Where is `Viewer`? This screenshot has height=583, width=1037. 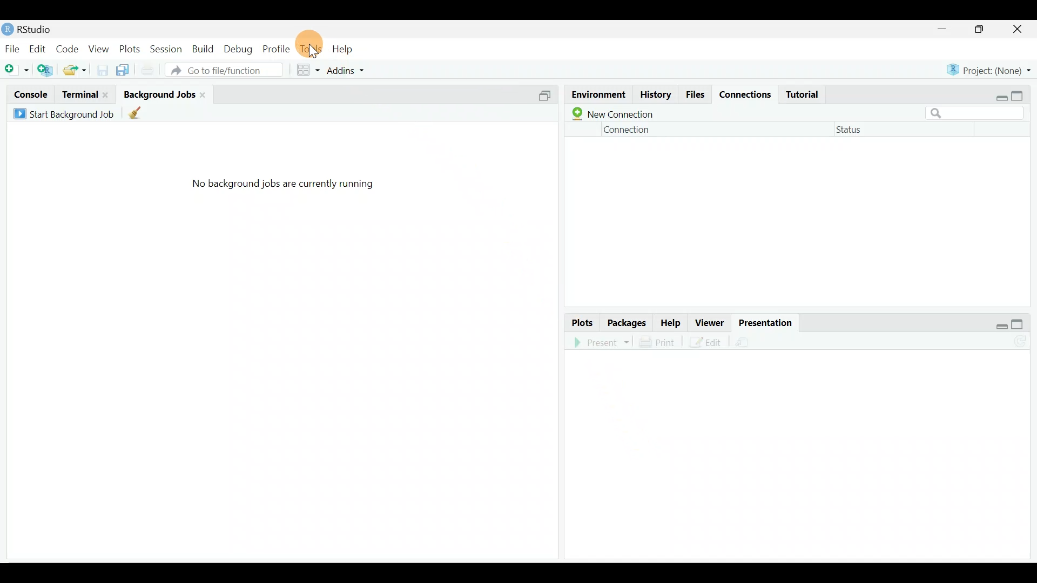
Viewer is located at coordinates (707, 320).